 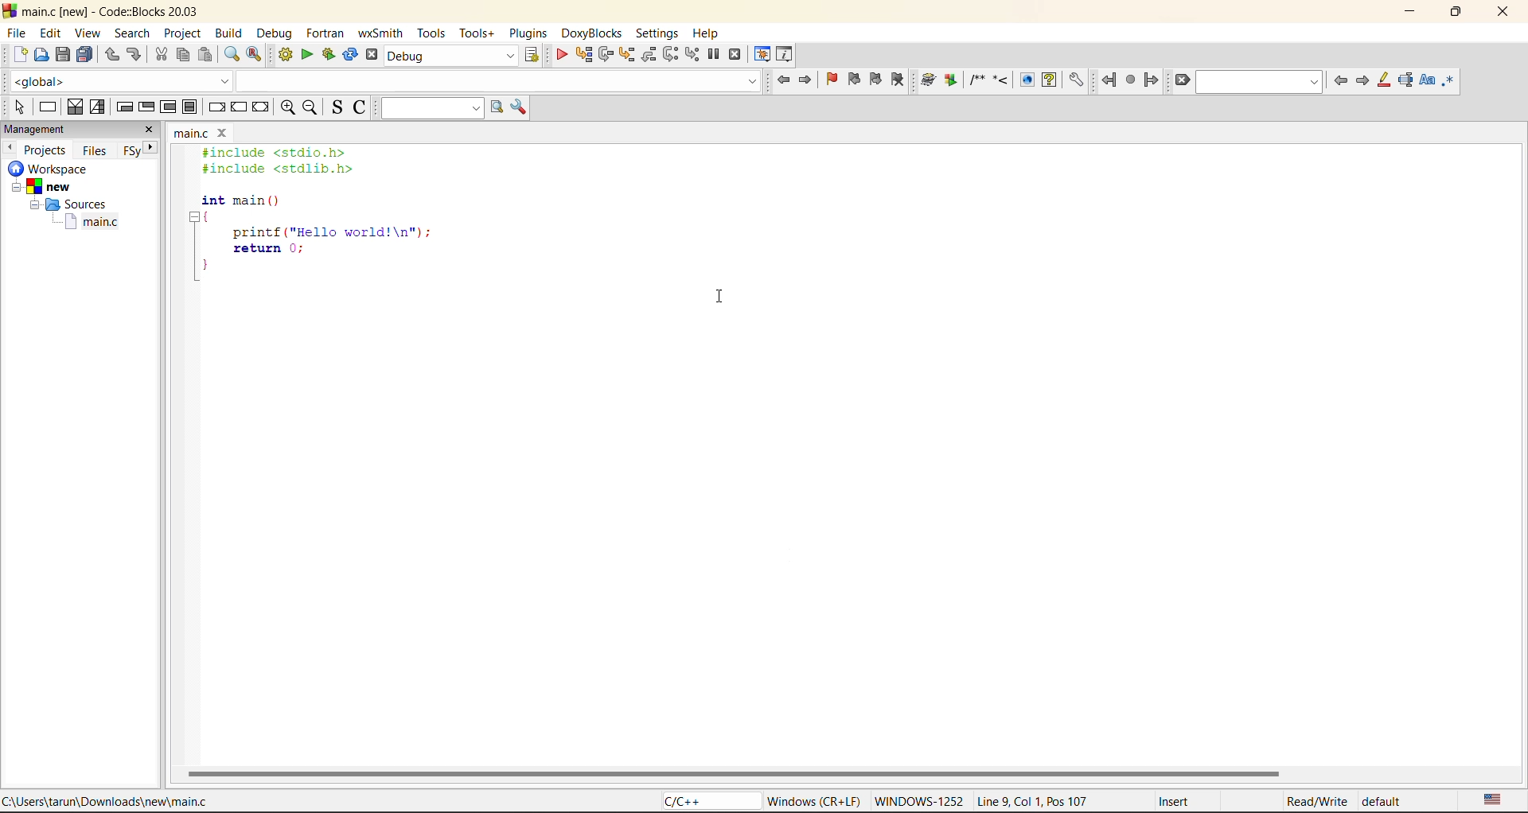 I want to click on undo, so click(x=110, y=55).